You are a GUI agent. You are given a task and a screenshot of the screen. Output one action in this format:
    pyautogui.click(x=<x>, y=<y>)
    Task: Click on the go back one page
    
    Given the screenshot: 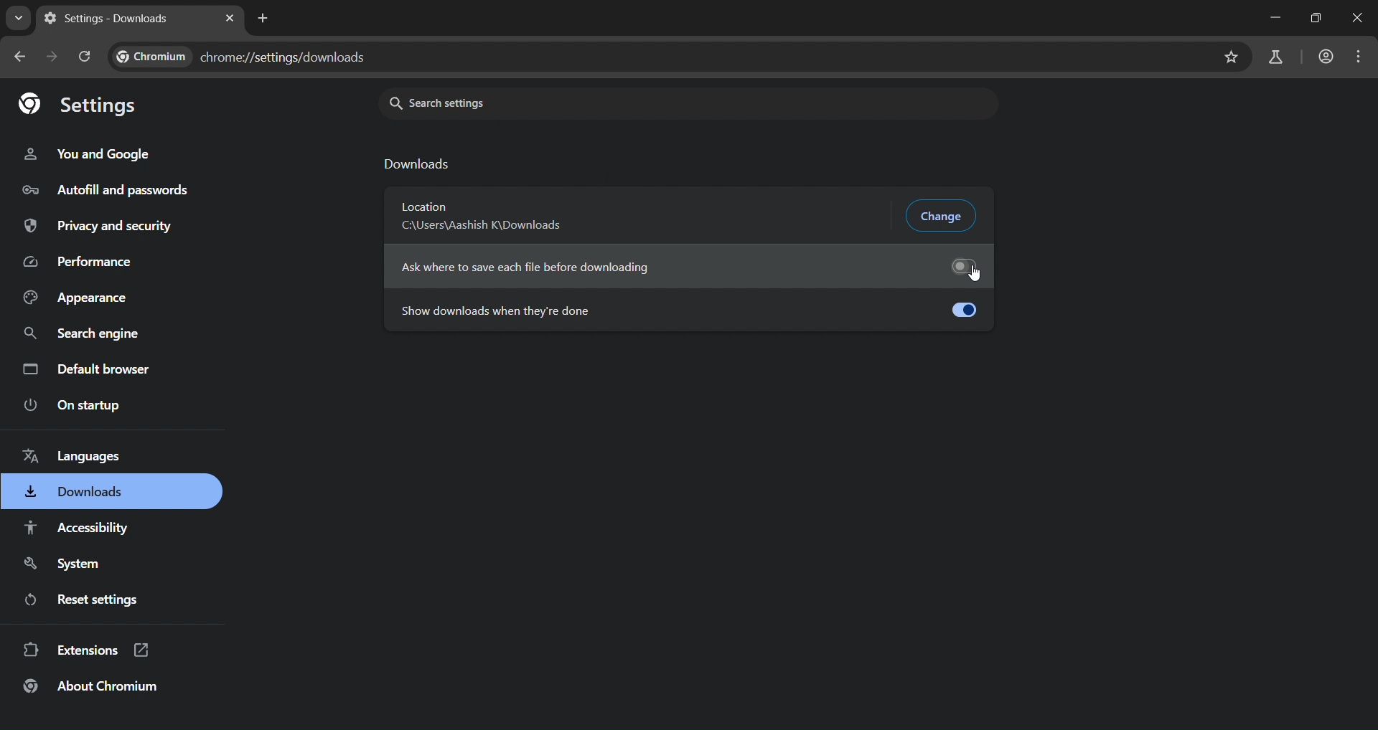 What is the action you would take?
    pyautogui.click(x=17, y=57)
    